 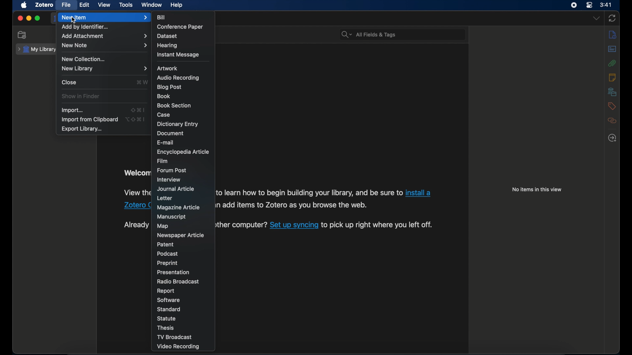 I want to click on shortcut, so click(x=142, y=82).